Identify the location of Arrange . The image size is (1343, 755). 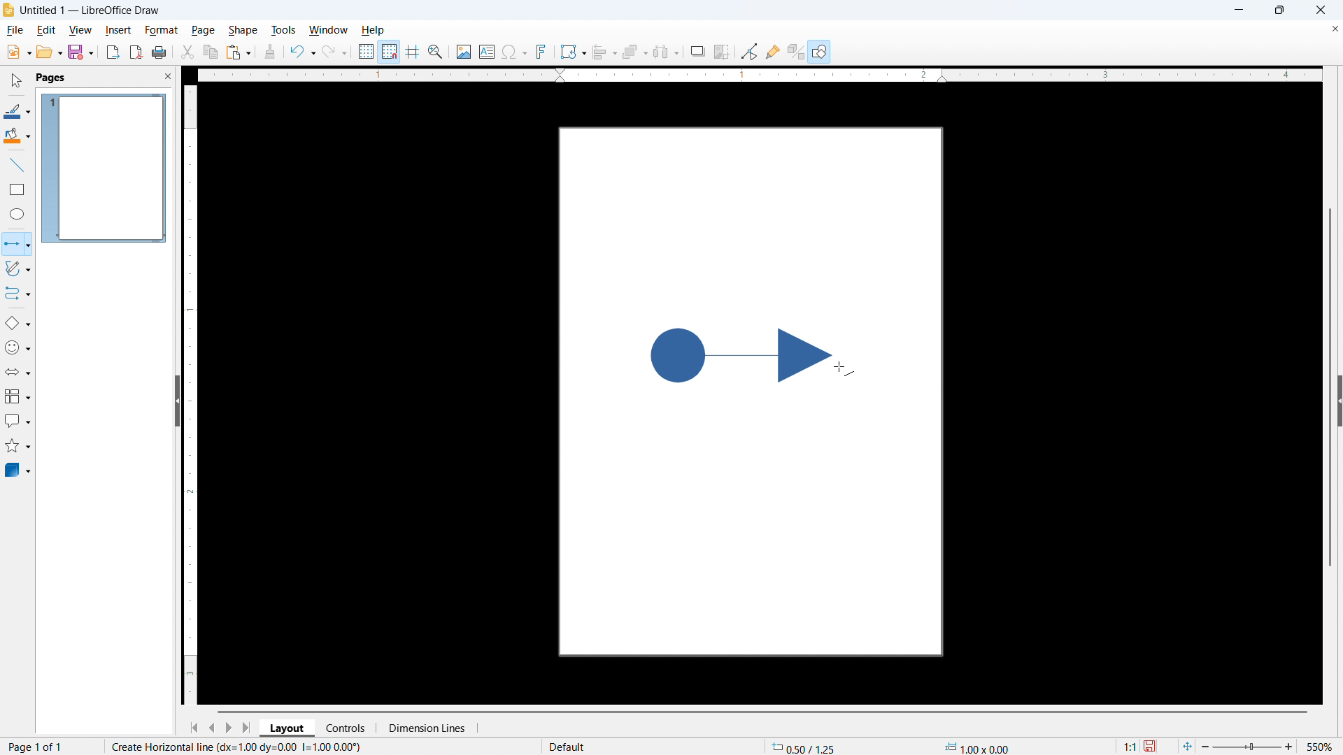
(636, 52).